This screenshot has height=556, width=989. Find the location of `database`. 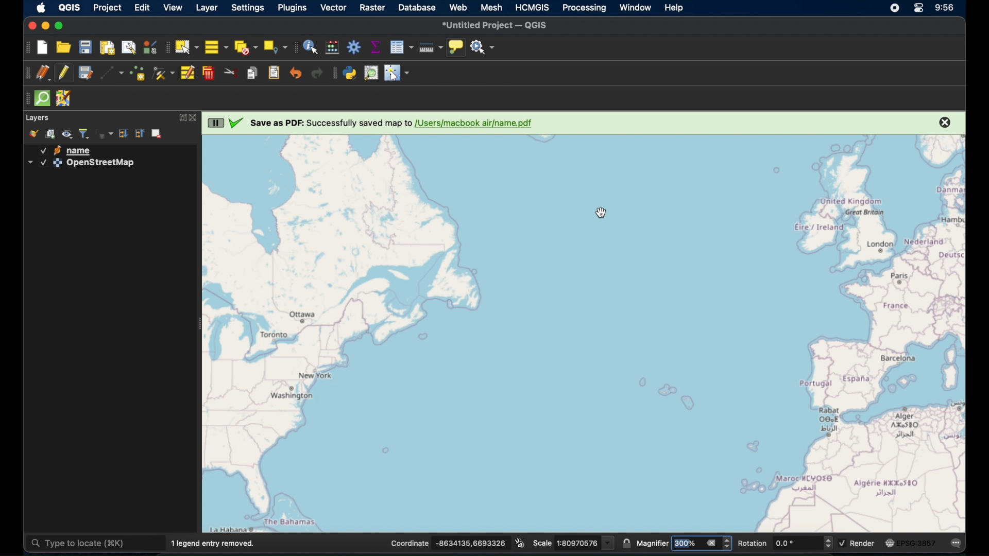

database is located at coordinates (417, 7).